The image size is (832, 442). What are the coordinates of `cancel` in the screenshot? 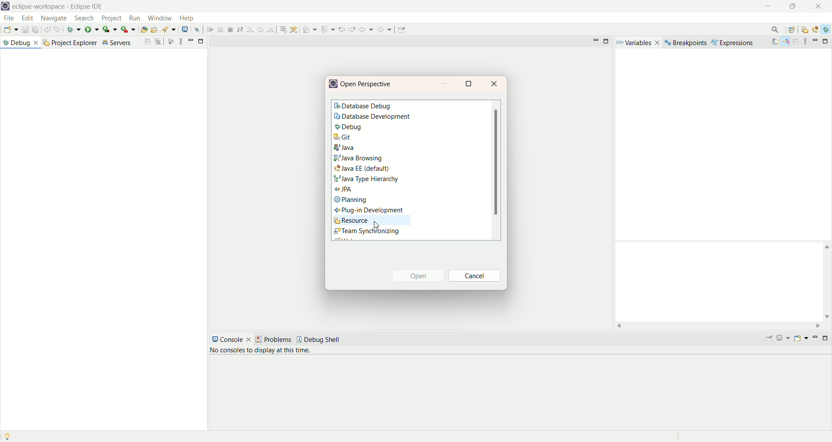 It's located at (476, 276).